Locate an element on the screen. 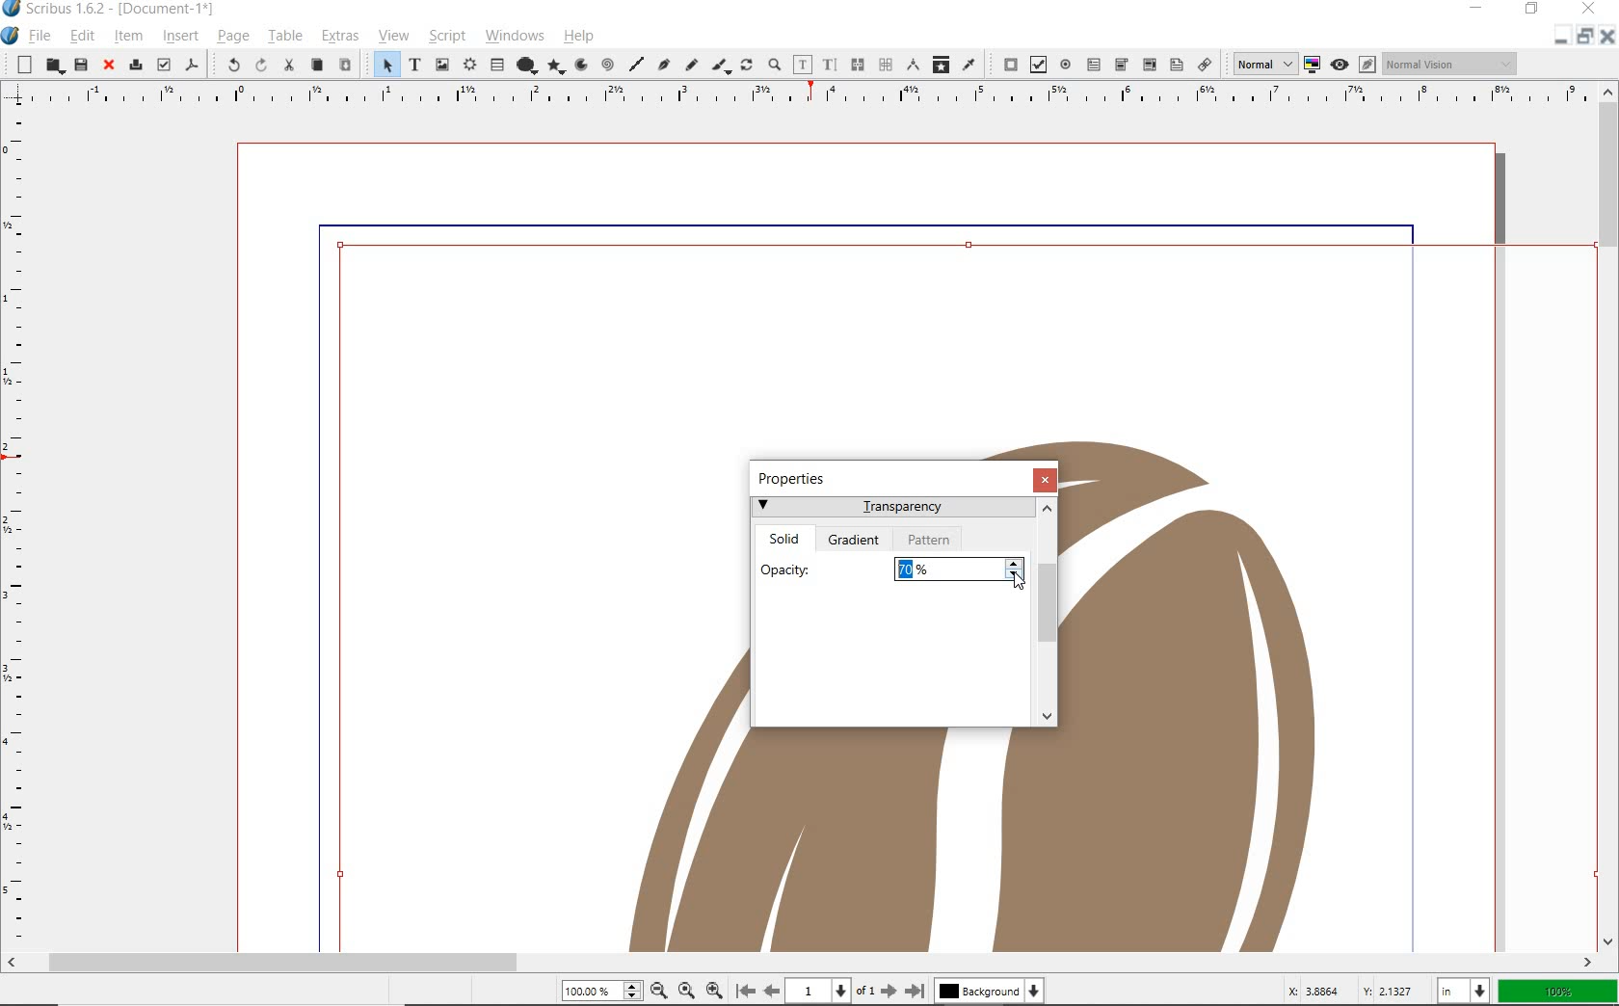 The width and height of the screenshot is (1619, 1006). Normal is located at coordinates (1260, 64).